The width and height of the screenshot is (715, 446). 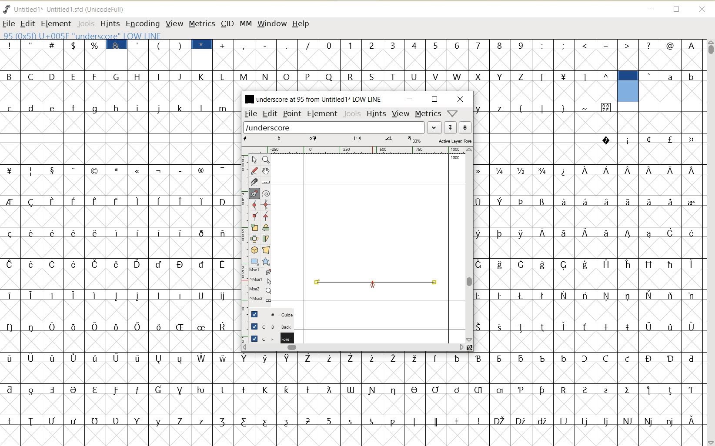 What do you see at coordinates (272, 24) in the screenshot?
I see `WINDOW` at bounding box center [272, 24].